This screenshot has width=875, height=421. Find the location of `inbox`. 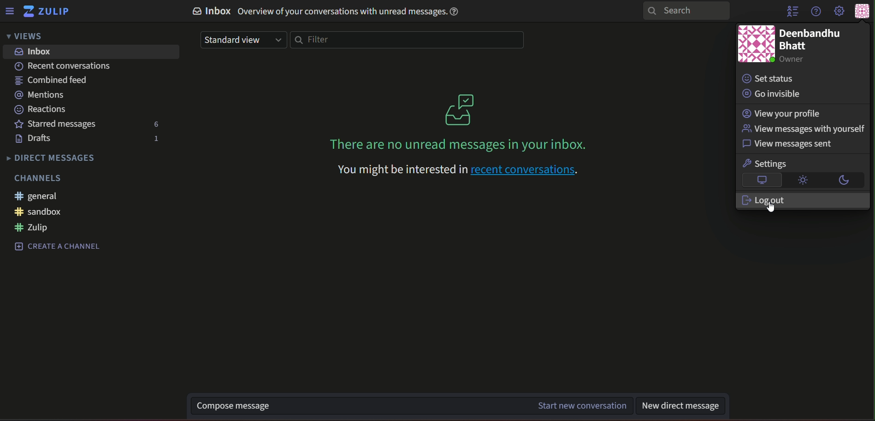

inbox is located at coordinates (35, 52).